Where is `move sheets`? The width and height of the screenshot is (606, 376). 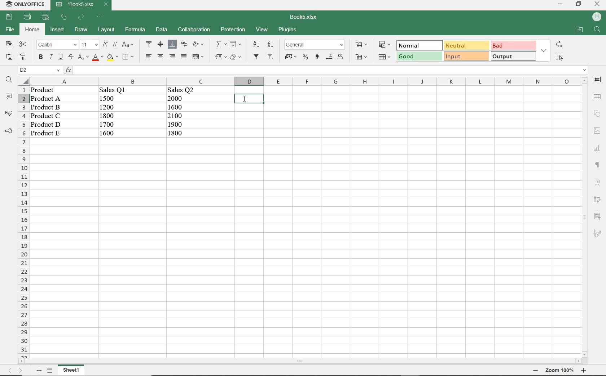 move sheets is located at coordinates (16, 371).